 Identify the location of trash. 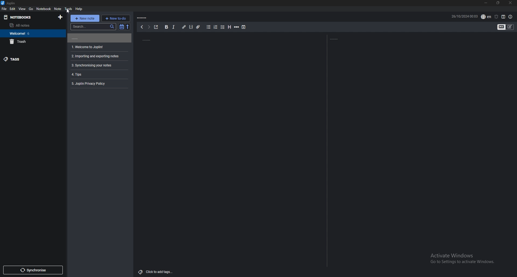
(31, 42).